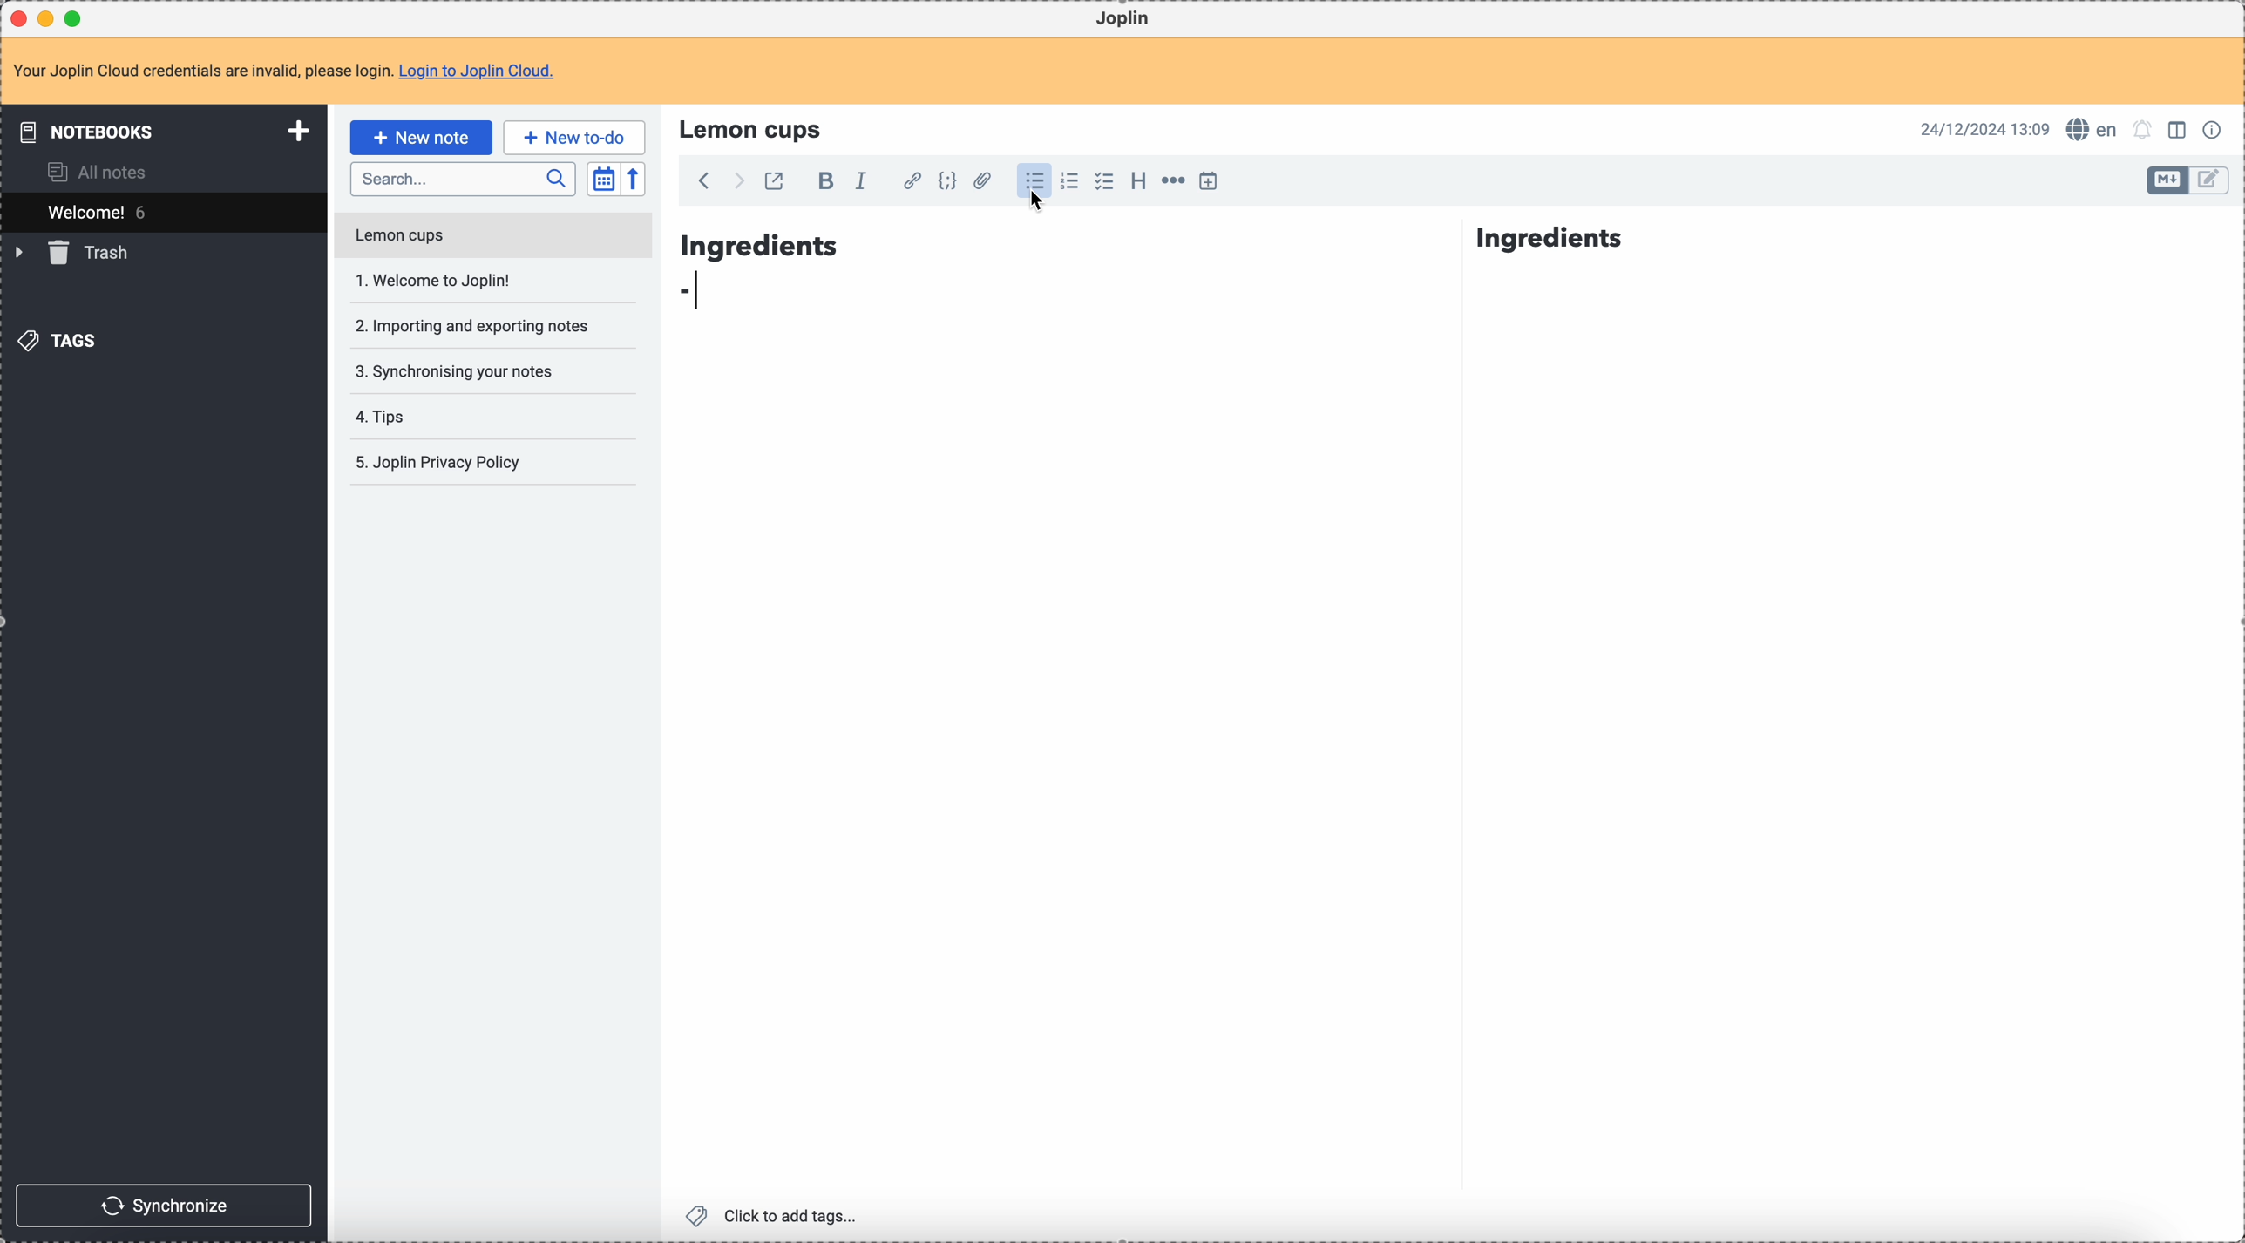 The width and height of the screenshot is (2245, 1243). What do you see at coordinates (1138, 180) in the screenshot?
I see `heading` at bounding box center [1138, 180].